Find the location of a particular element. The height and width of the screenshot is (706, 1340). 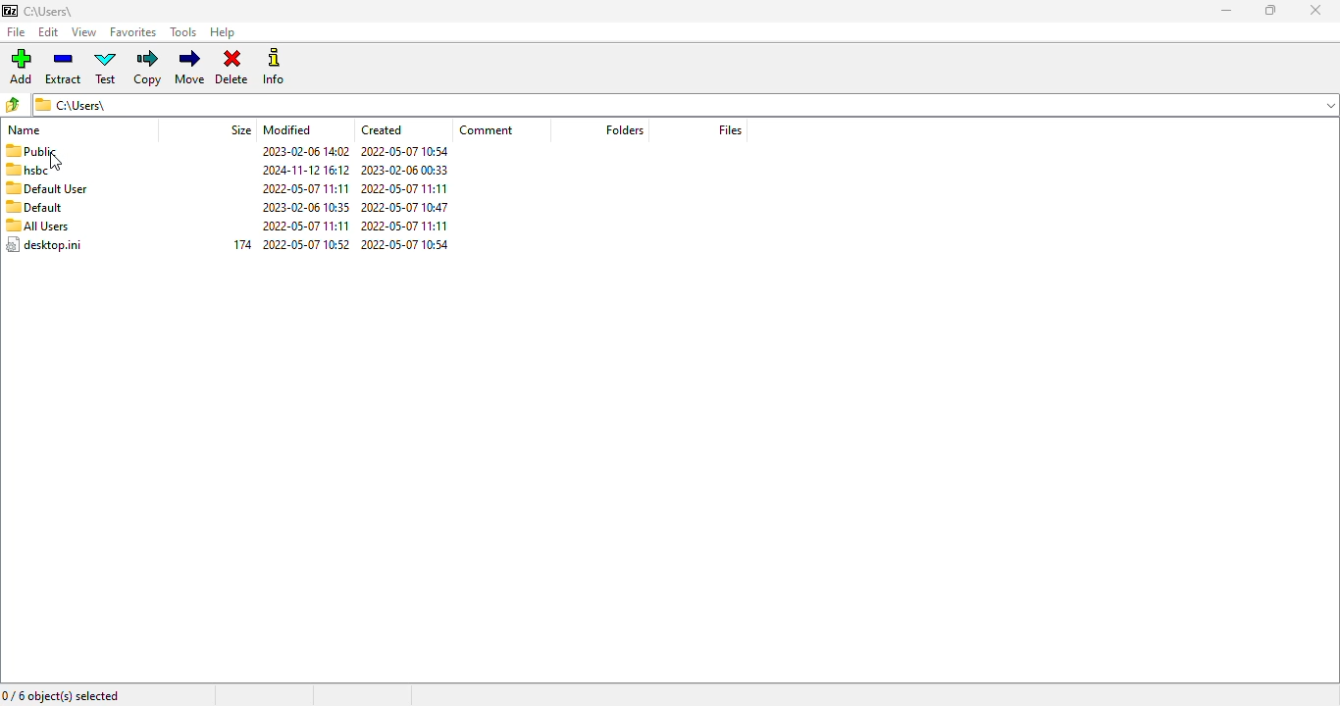

all users is located at coordinates (37, 225).